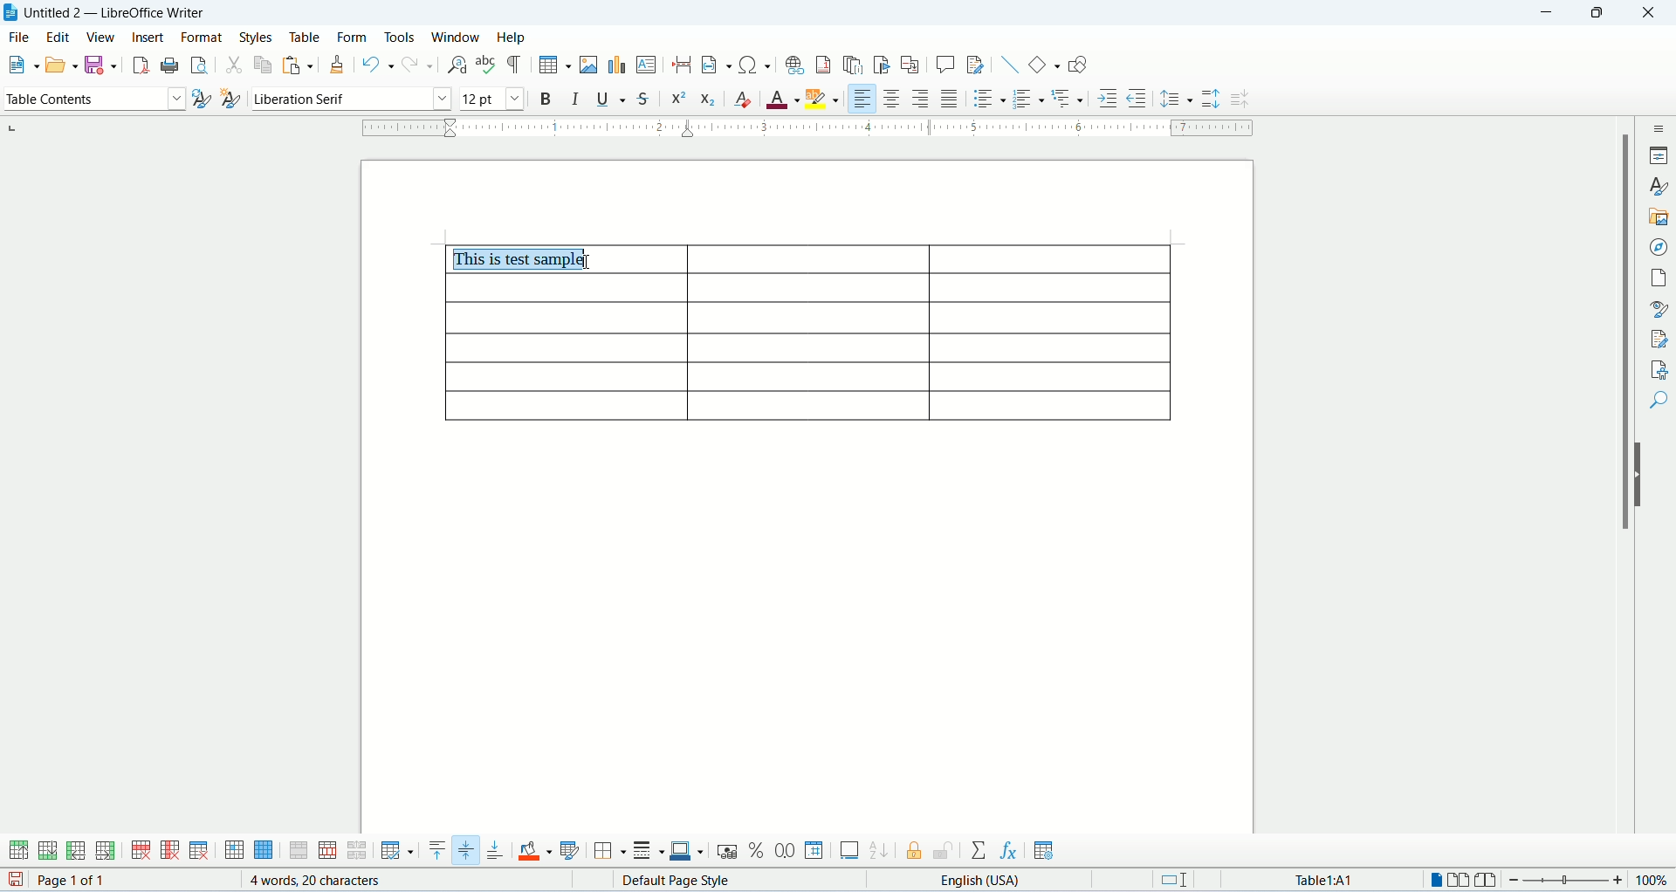 This screenshot has height=892, width=1676. Describe the element at coordinates (12, 881) in the screenshot. I see `save` at that location.